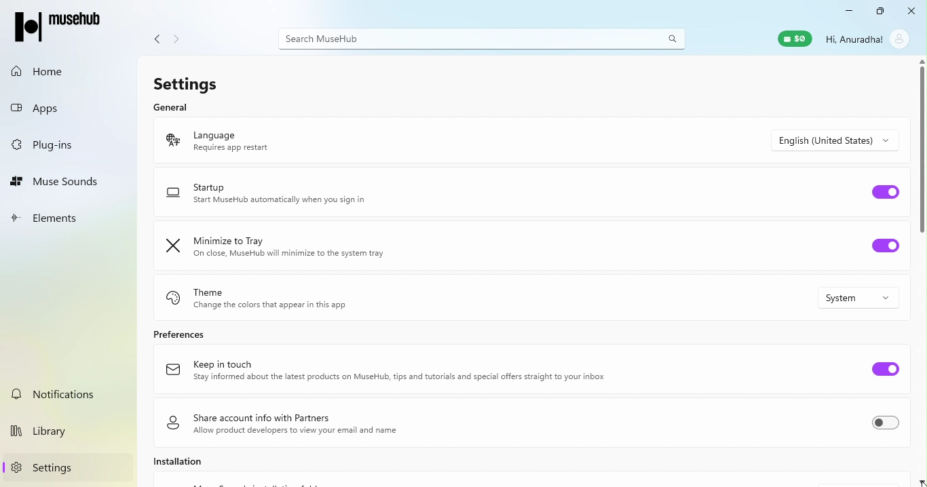  I want to click on Minimize, so click(848, 11).